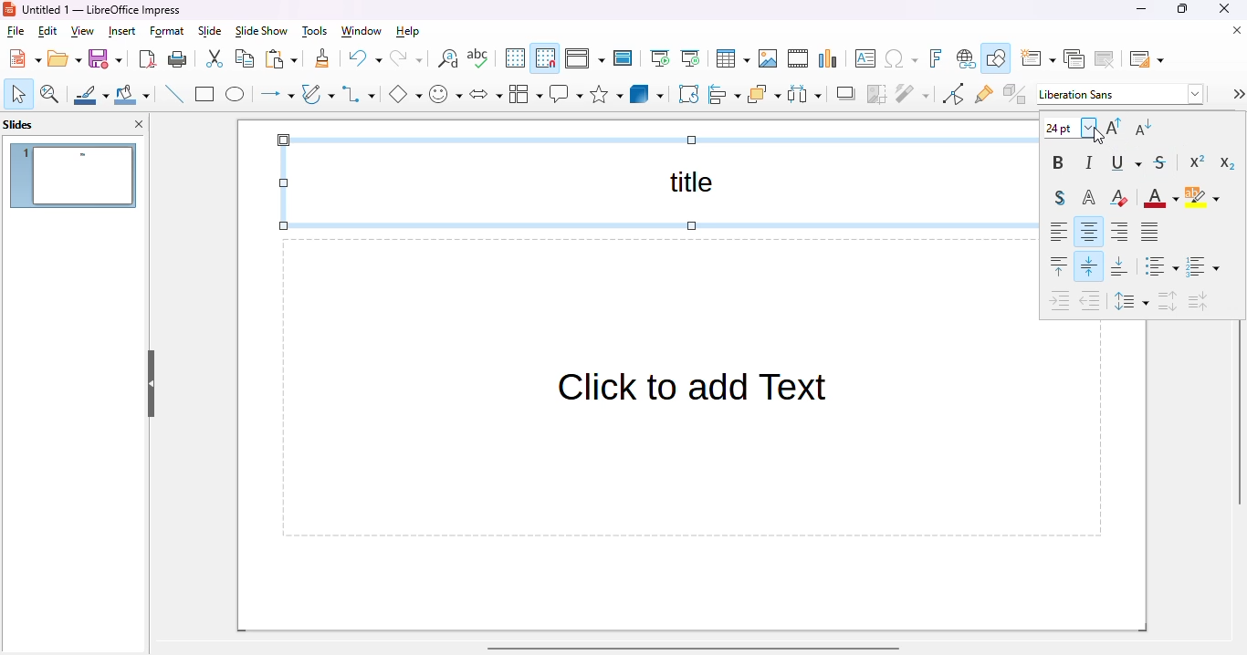 Image resolution: width=1247 pixels, height=655 pixels. Describe the element at coordinates (733, 58) in the screenshot. I see `table` at that location.